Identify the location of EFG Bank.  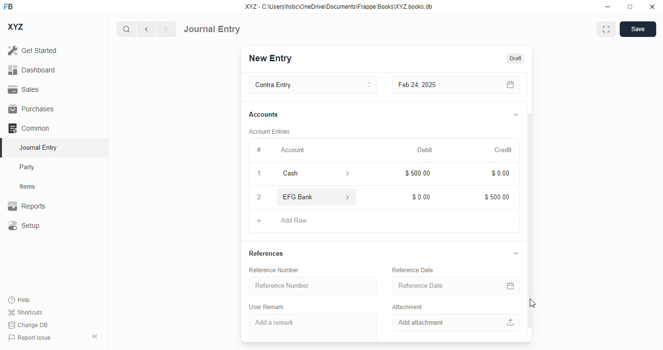
(301, 197).